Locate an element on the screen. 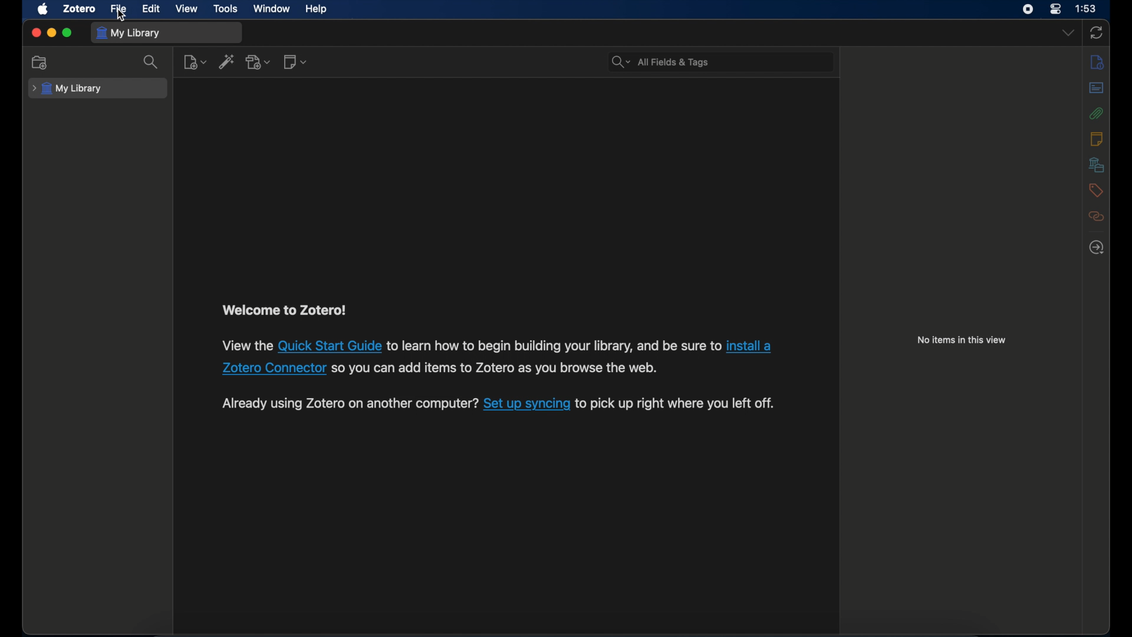 This screenshot has height=637, width=1132. locate is located at coordinates (1097, 247).